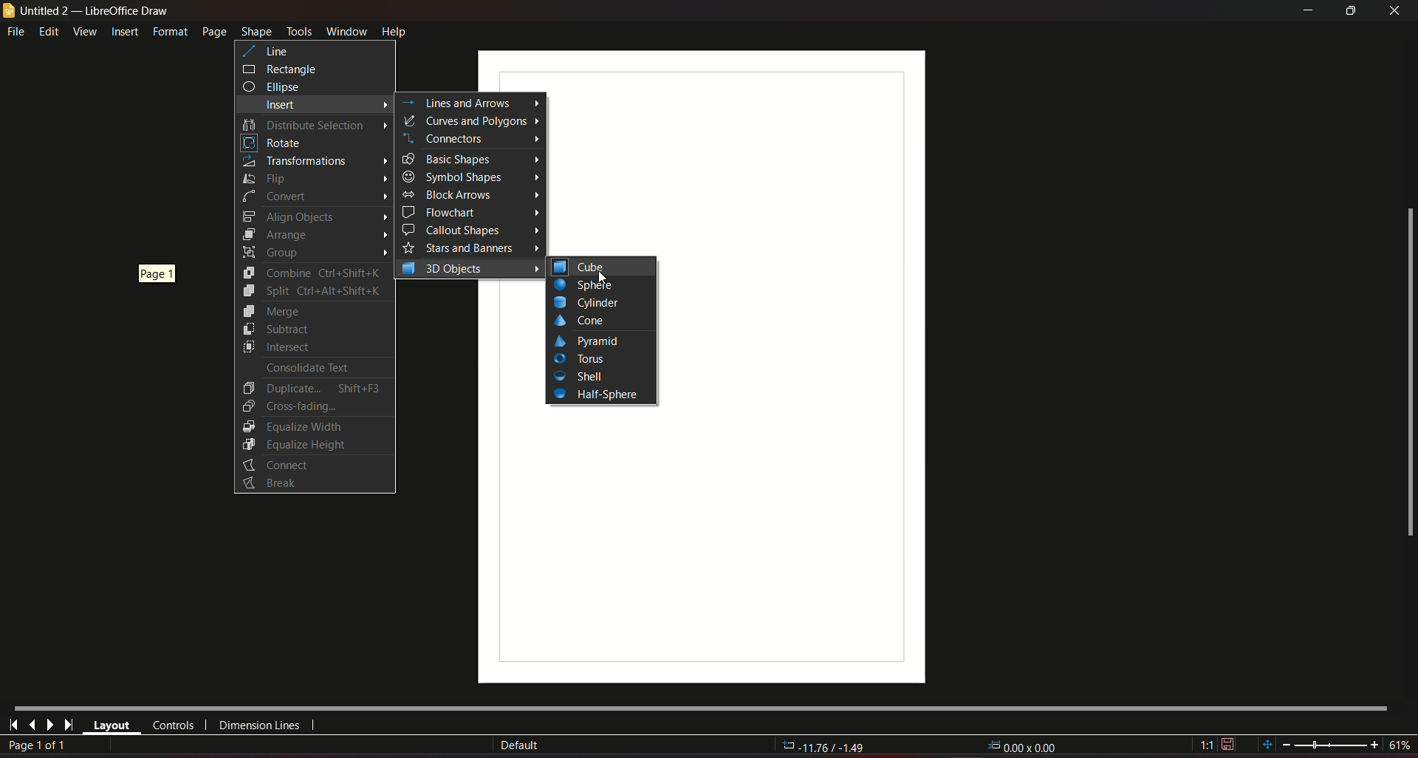 This screenshot has height=758, width=1418. What do you see at coordinates (271, 51) in the screenshot?
I see `line` at bounding box center [271, 51].